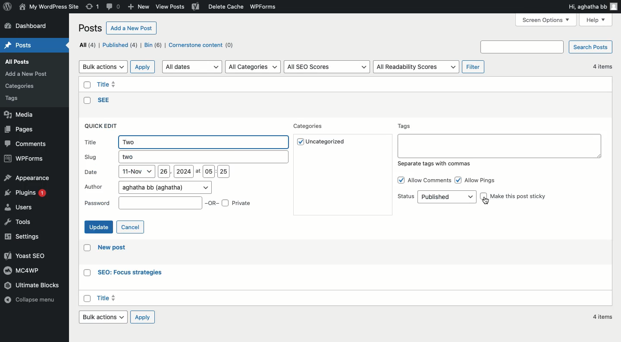 Image resolution: width=621 pixels, height=342 pixels. What do you see at coordinates (86, 101) in the screenshot?
I see `Checkbox` at bounding box center [86, 101].